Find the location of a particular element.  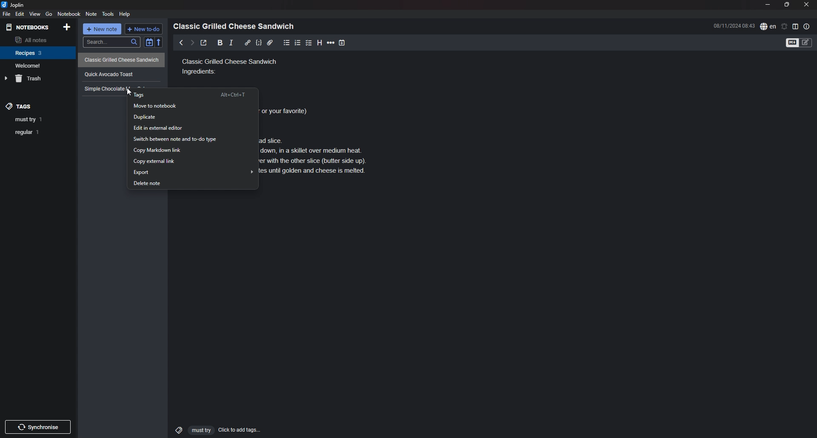

copy markdown link is located at coordinates (193, 150).